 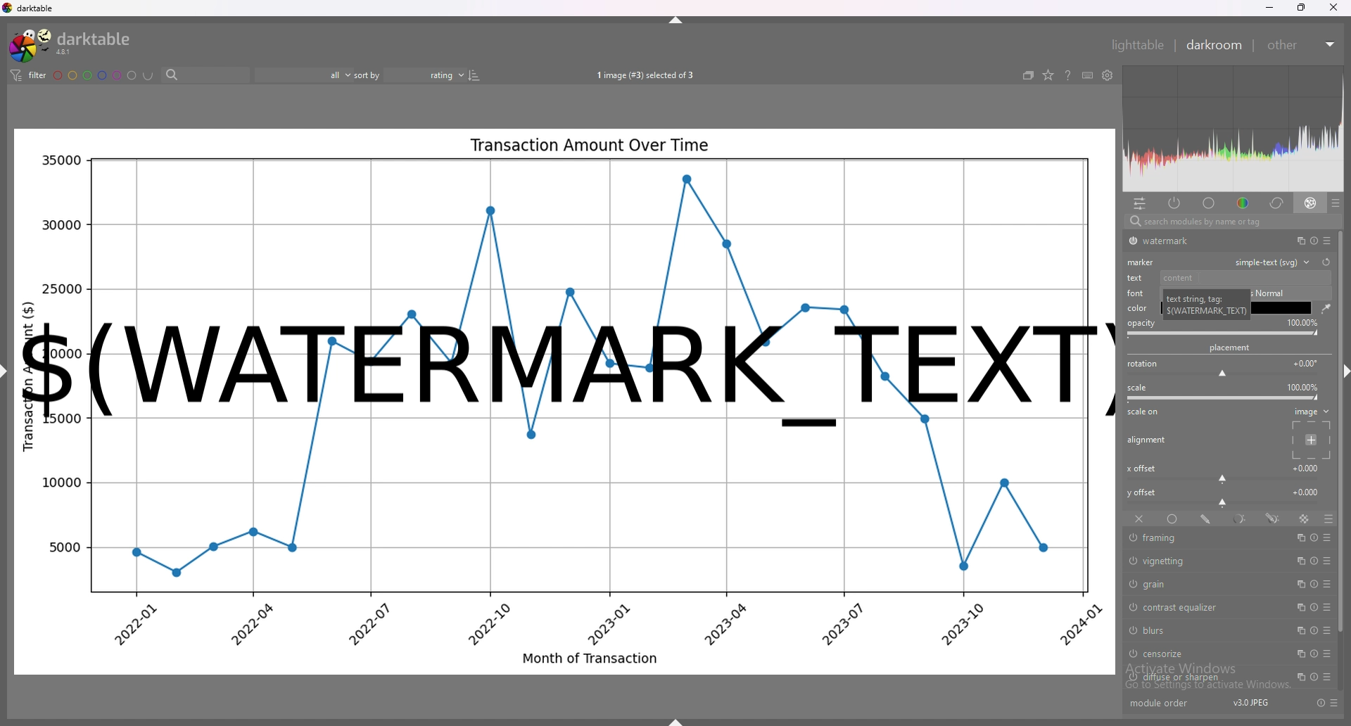 What do you see at coordinates (70, 44) in the screenshot?
I see `darktable` at bounding box center [70, 44].